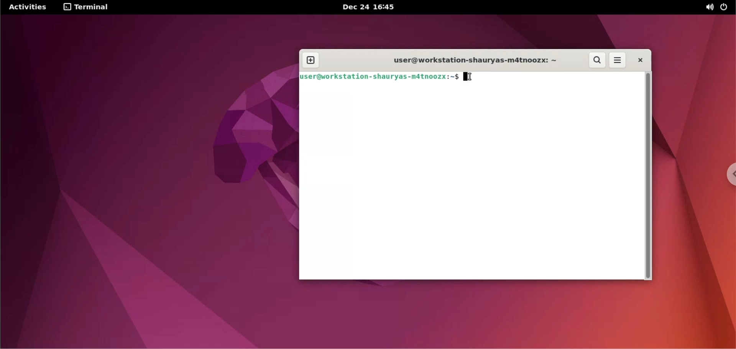 The height and width of the screenshot is (349, 736). Describe the element at coordinates (565, 77) in the screenshot. I see `terminal command input box` at that location.